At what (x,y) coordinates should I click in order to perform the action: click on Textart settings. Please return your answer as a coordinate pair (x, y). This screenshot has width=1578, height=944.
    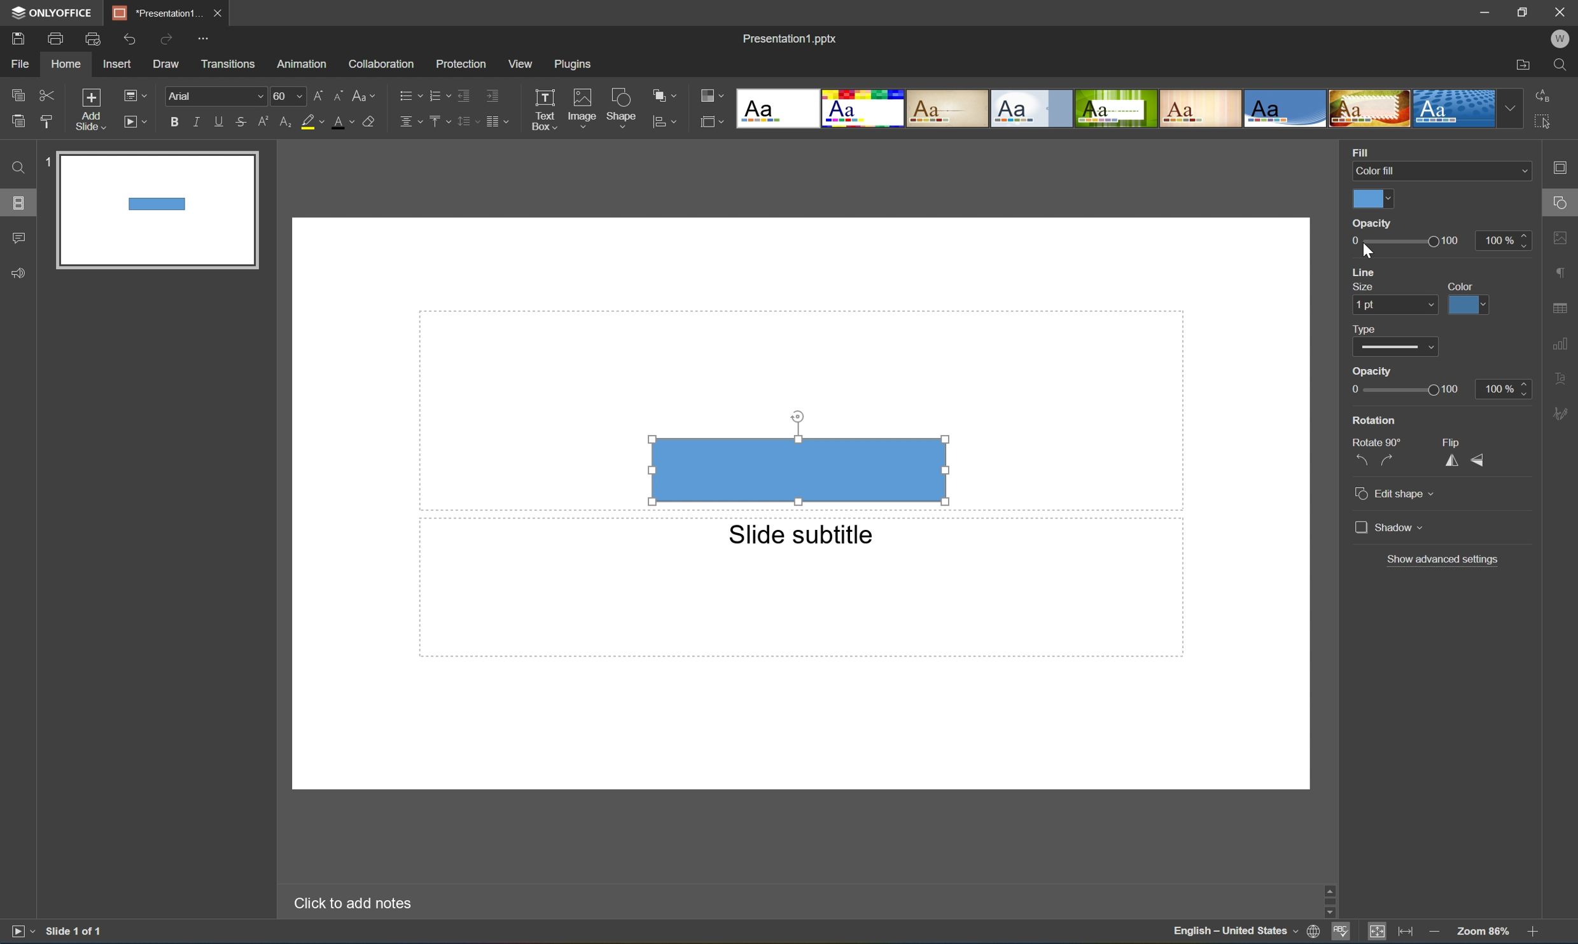
    Looking at the image, I should click on (1561, 380).